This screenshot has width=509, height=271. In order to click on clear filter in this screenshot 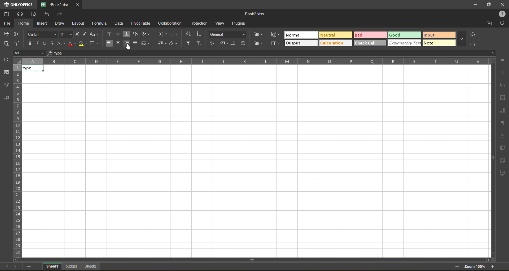, I will do `click(199, 44)`.